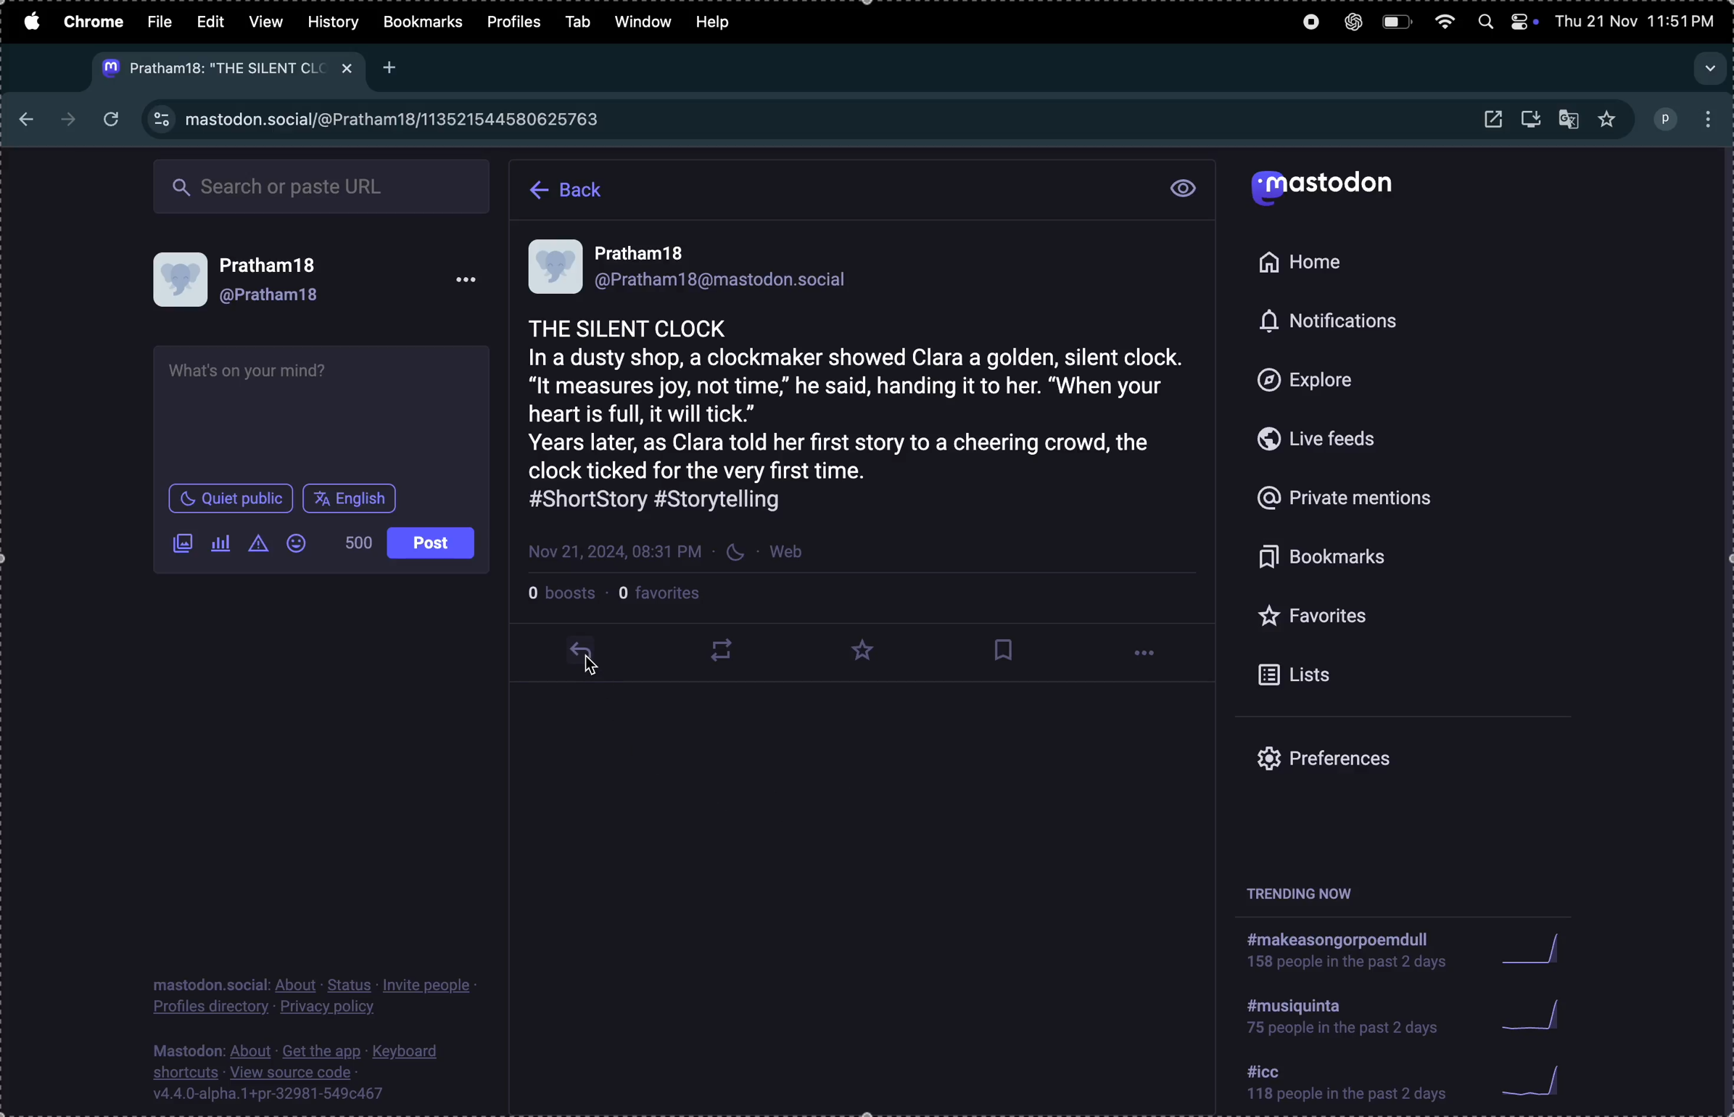 Image resolution: width=1734 pixels, height=1117 pixels. Describe the element at coordinates (67, 116) in the screenshot. I see `next page` at that location.